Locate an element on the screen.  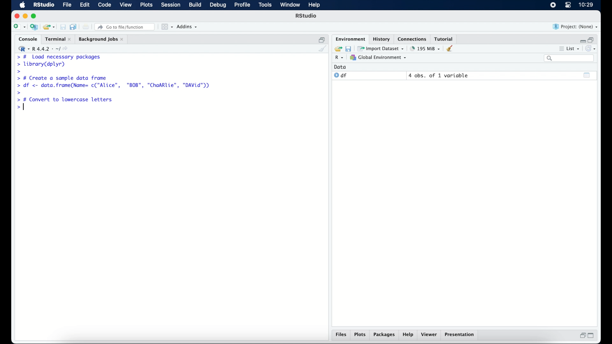
4 obs, of 2 variables is located at coordinates (440, 75).